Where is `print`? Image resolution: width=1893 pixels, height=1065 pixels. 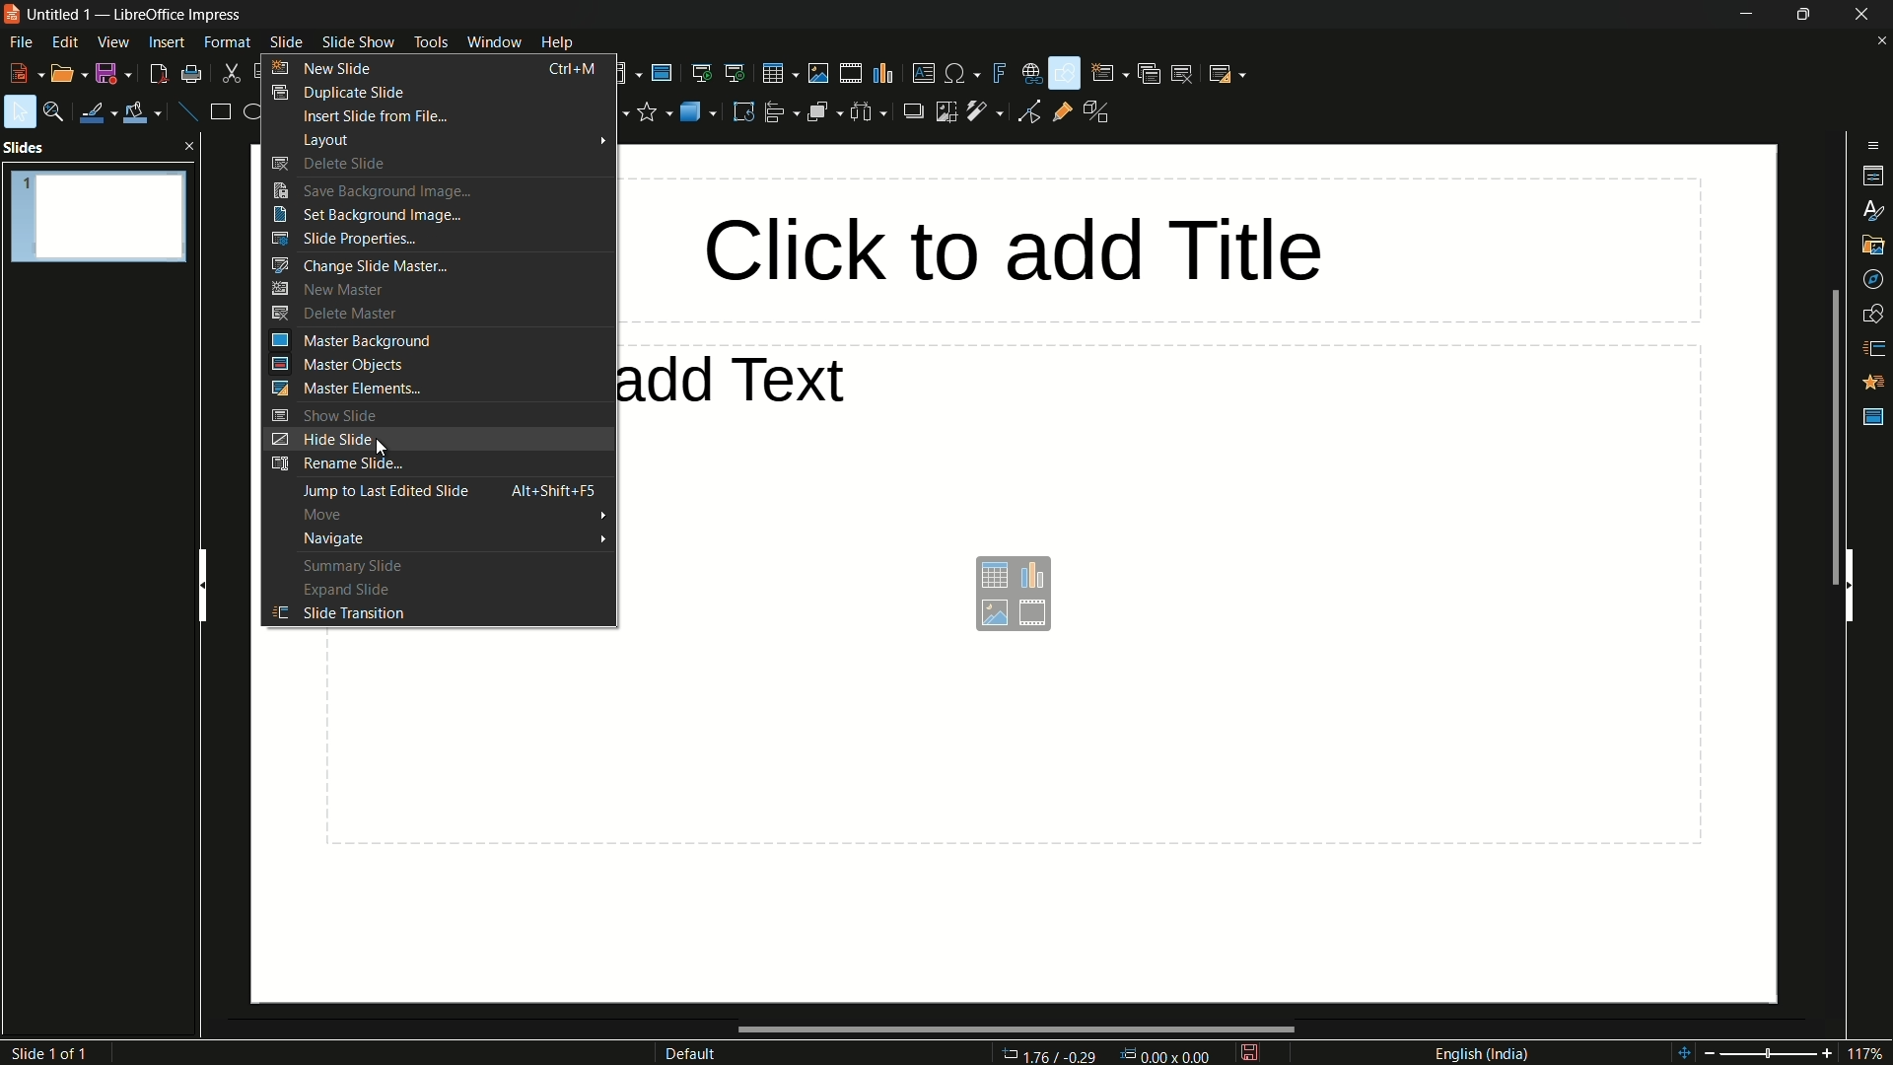 print is located at coordinates (192, 76).